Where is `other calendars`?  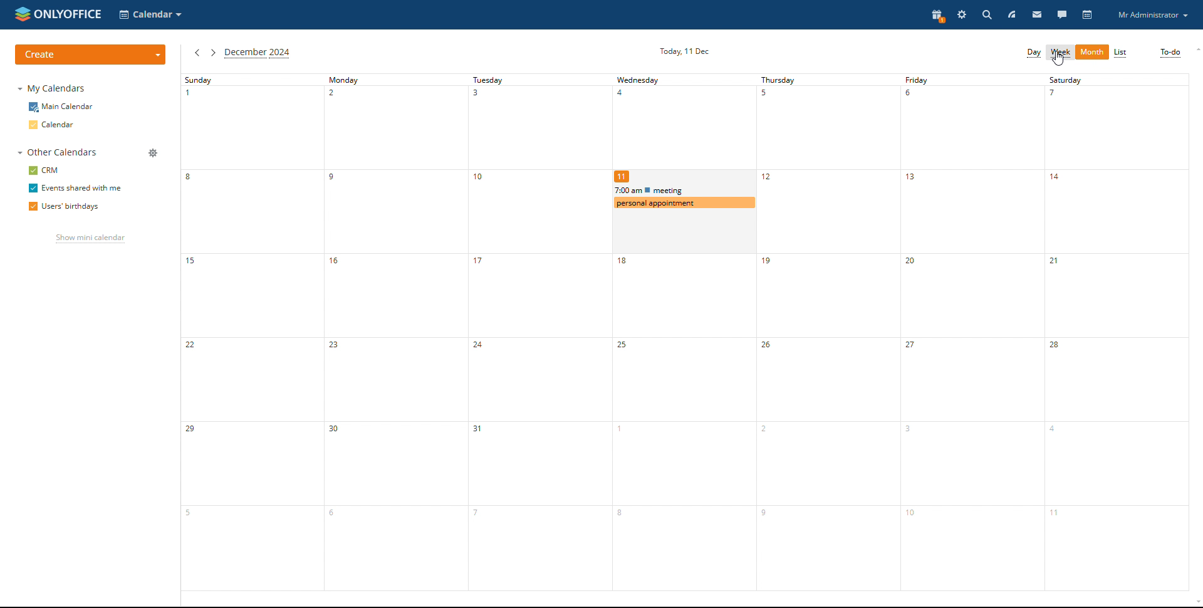 other calendars is located at coordinates (58, 152).